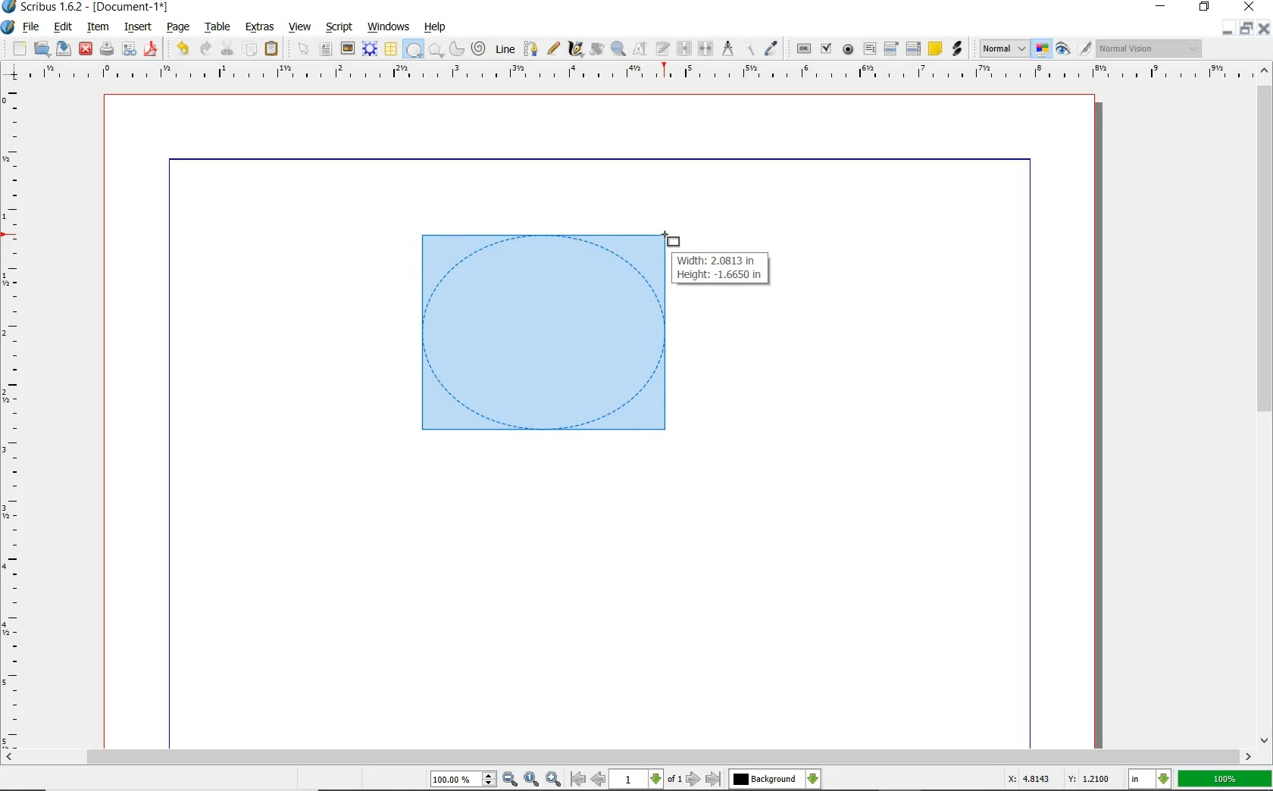 The width and height of the screenshot is (1273, 791). I want to click on SCRIPT, so click(337, 26).